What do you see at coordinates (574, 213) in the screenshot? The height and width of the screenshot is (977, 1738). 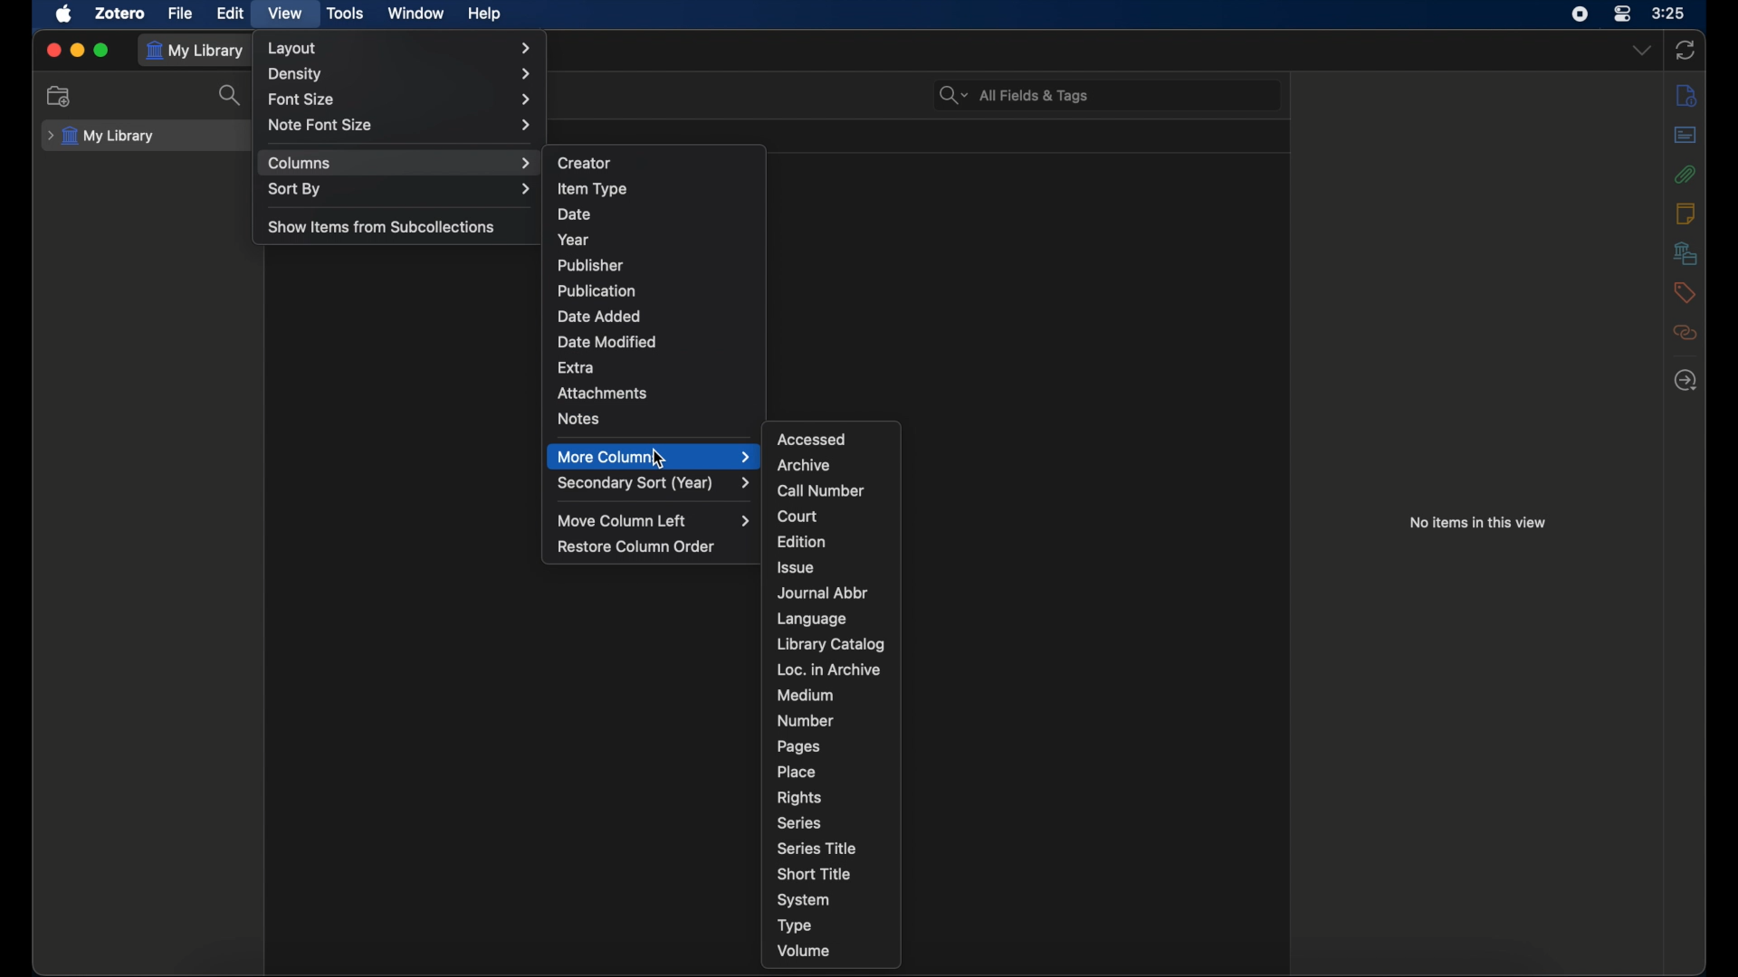 I see `date` at bounding box center [574, 213].